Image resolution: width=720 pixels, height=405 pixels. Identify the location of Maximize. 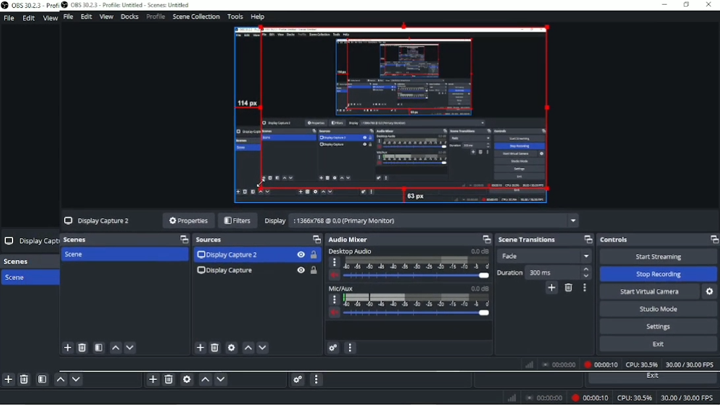
(316, 239).